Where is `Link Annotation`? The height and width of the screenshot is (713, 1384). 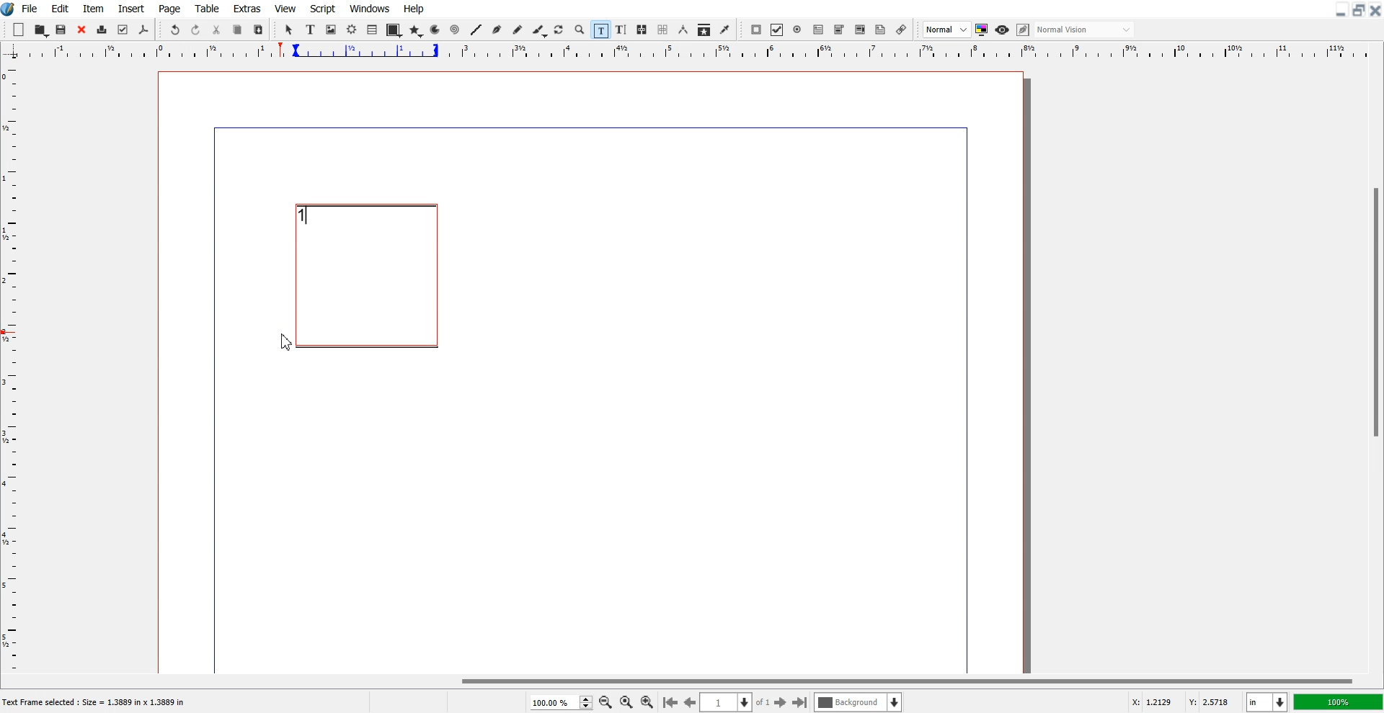 Link Annotation is located at coordinates (901, 30).